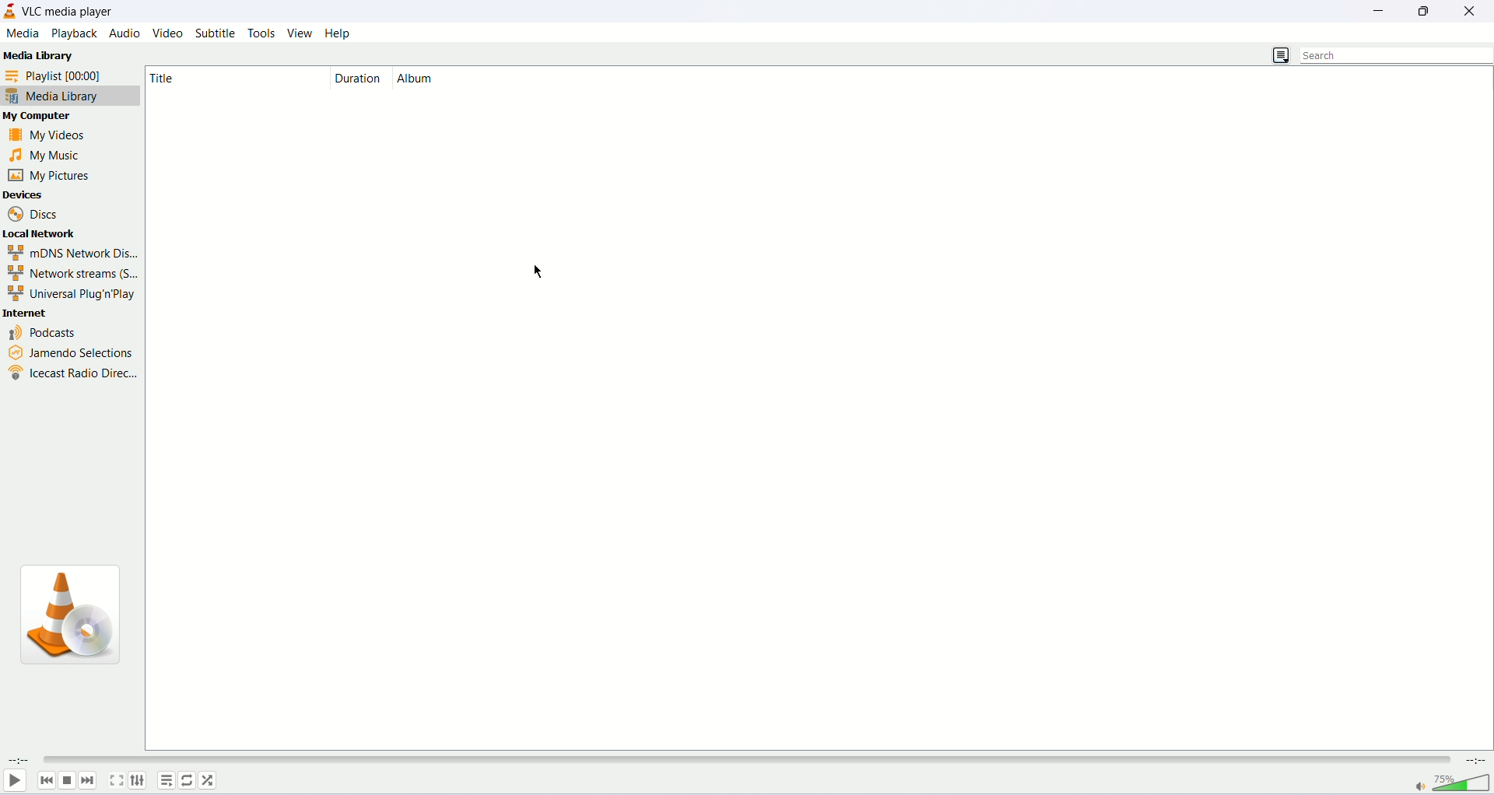  What do you see at coordinates (745, 758) in the screenshot?
I see `progress bar` at bounding box center [745, 758].